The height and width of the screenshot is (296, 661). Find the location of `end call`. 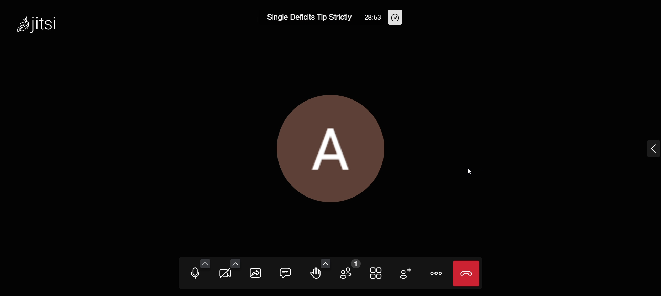

end call is located at coordinates (467, 273).